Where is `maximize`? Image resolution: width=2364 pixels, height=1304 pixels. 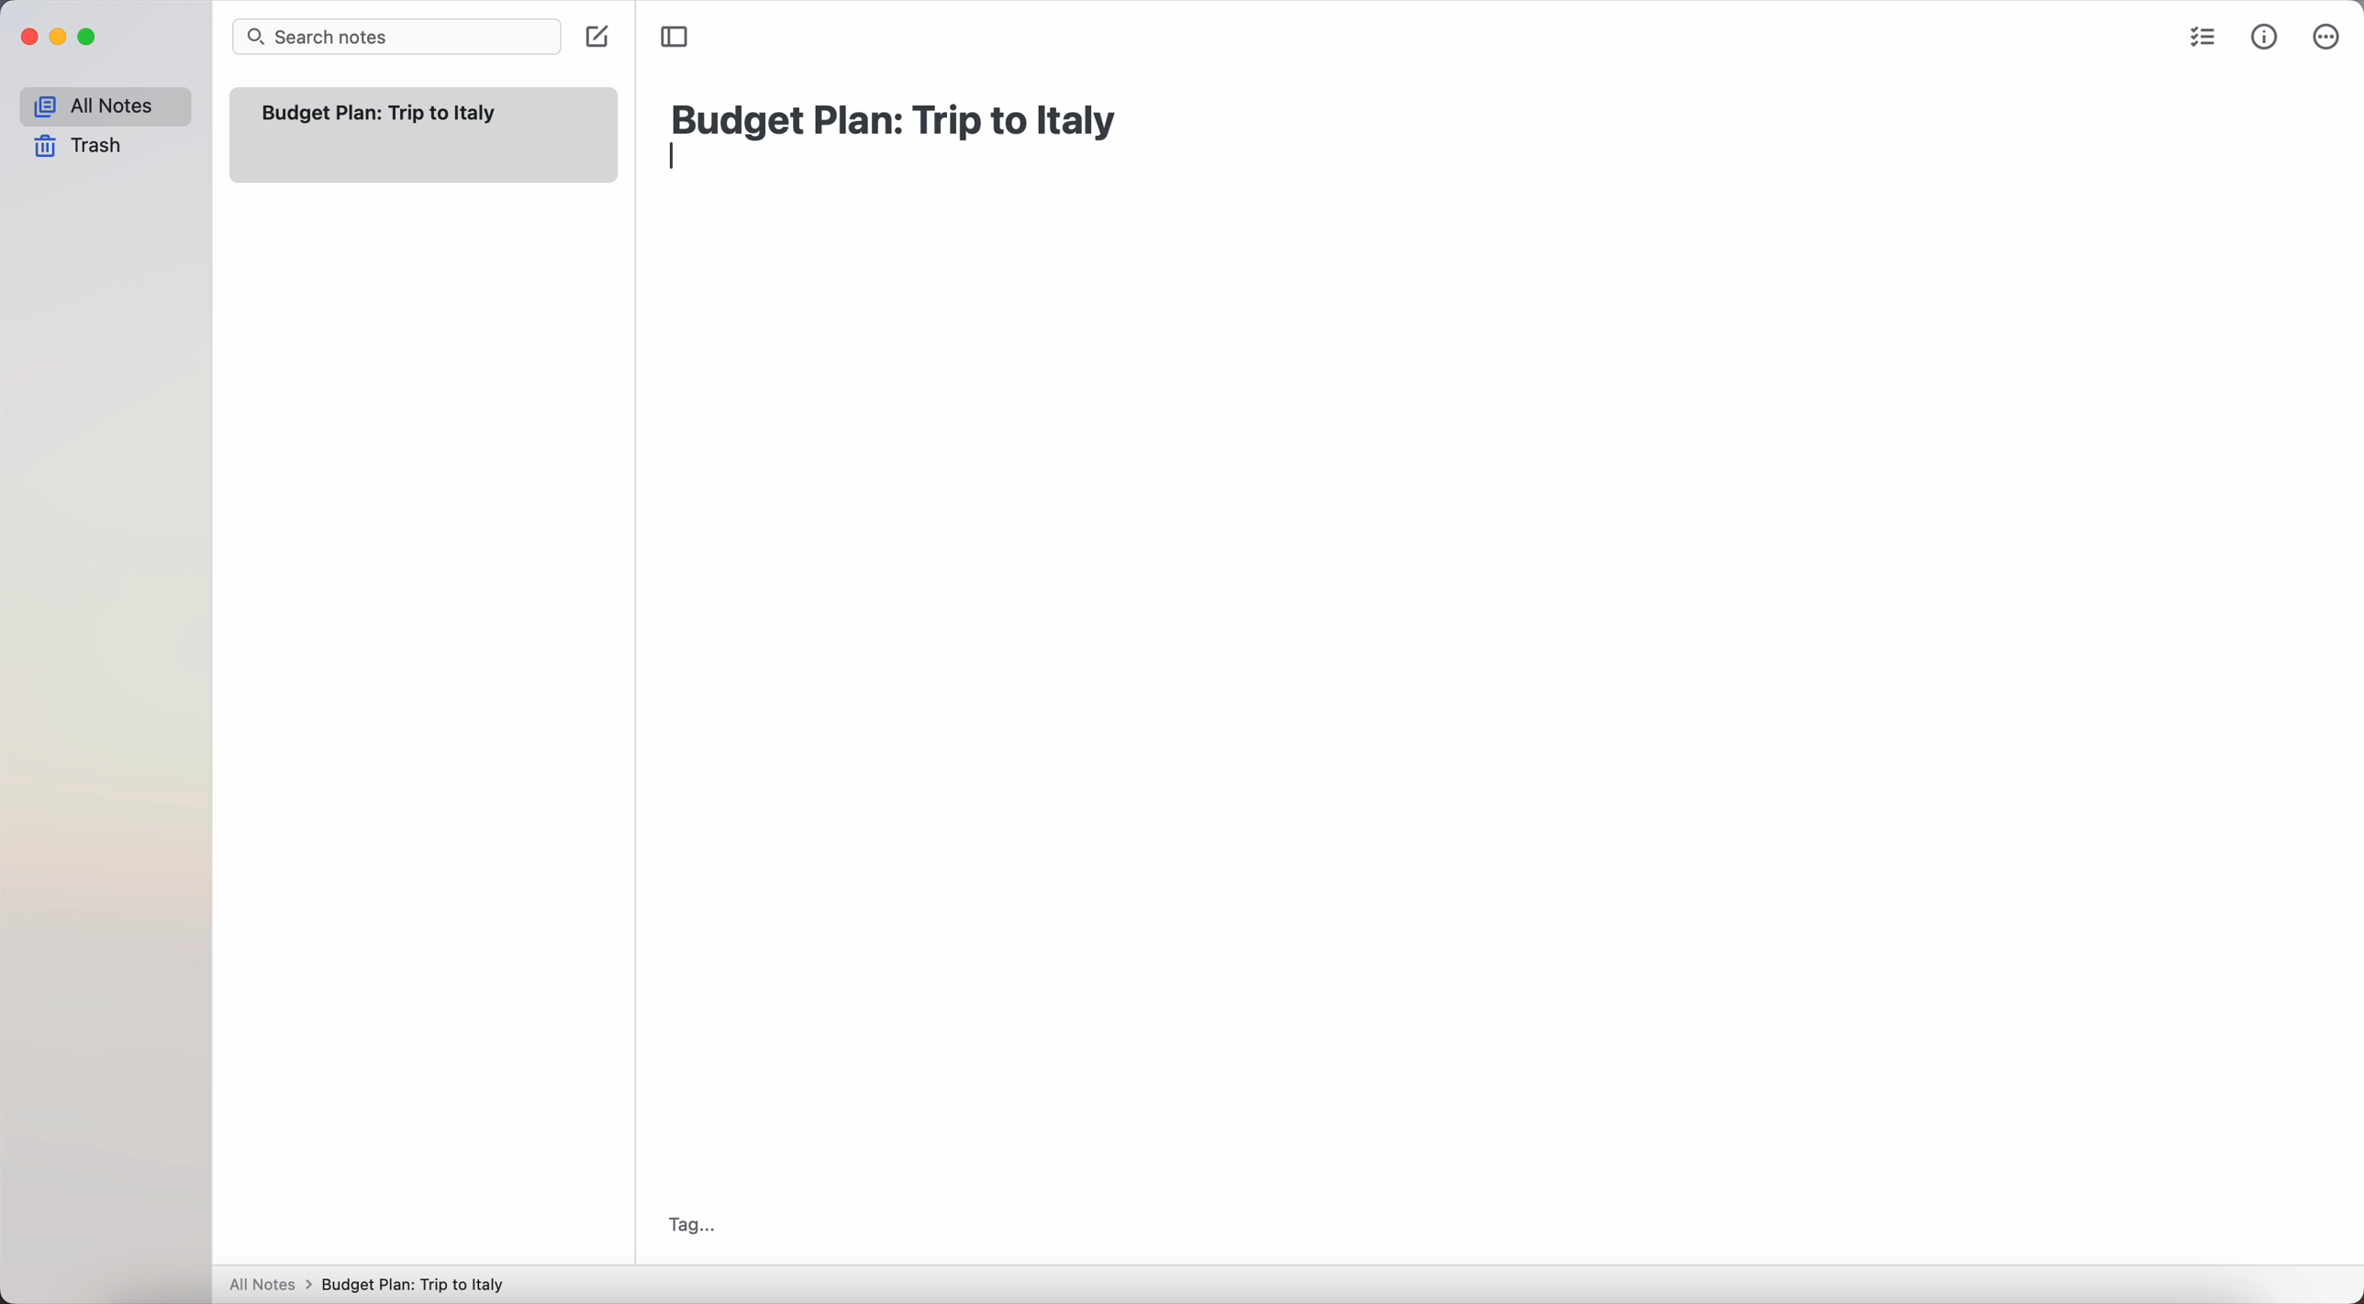 maximize is located at coordinates (92, 38).